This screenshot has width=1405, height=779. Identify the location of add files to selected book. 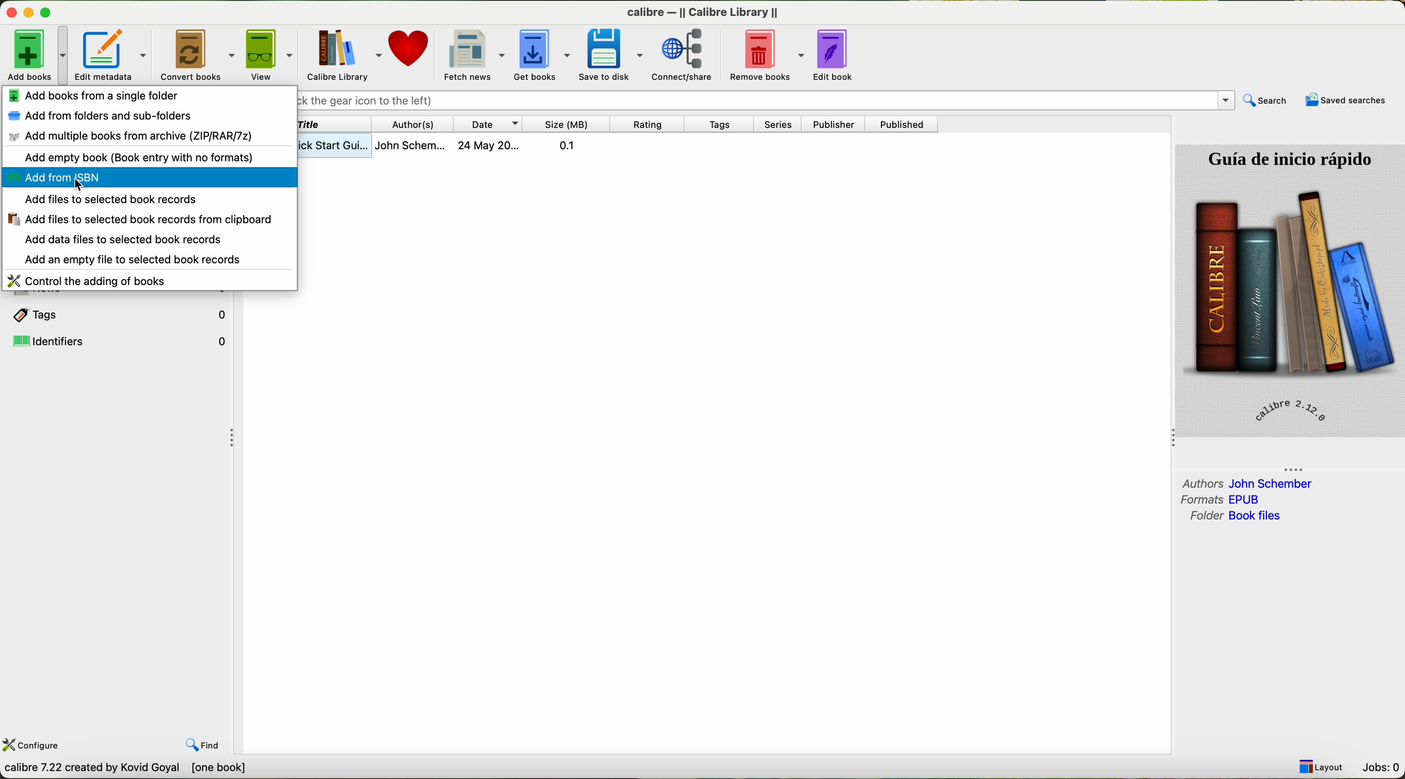
(111, 201).